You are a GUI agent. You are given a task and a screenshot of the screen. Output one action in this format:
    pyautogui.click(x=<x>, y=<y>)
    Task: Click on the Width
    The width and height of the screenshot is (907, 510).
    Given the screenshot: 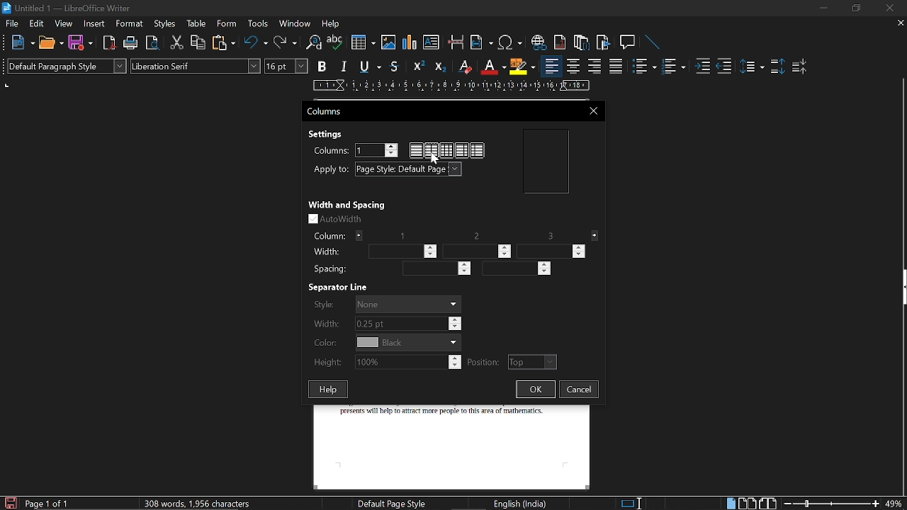 What is the action you would take?
    pyautogui.click(x=327, y=251)
    